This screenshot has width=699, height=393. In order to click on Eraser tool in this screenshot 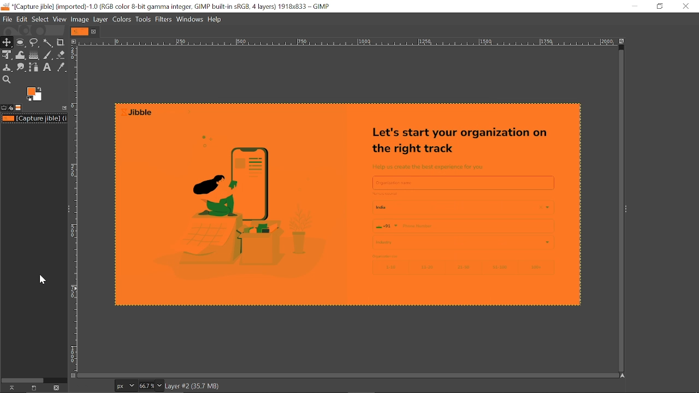, I will do `click(61, 54)`.